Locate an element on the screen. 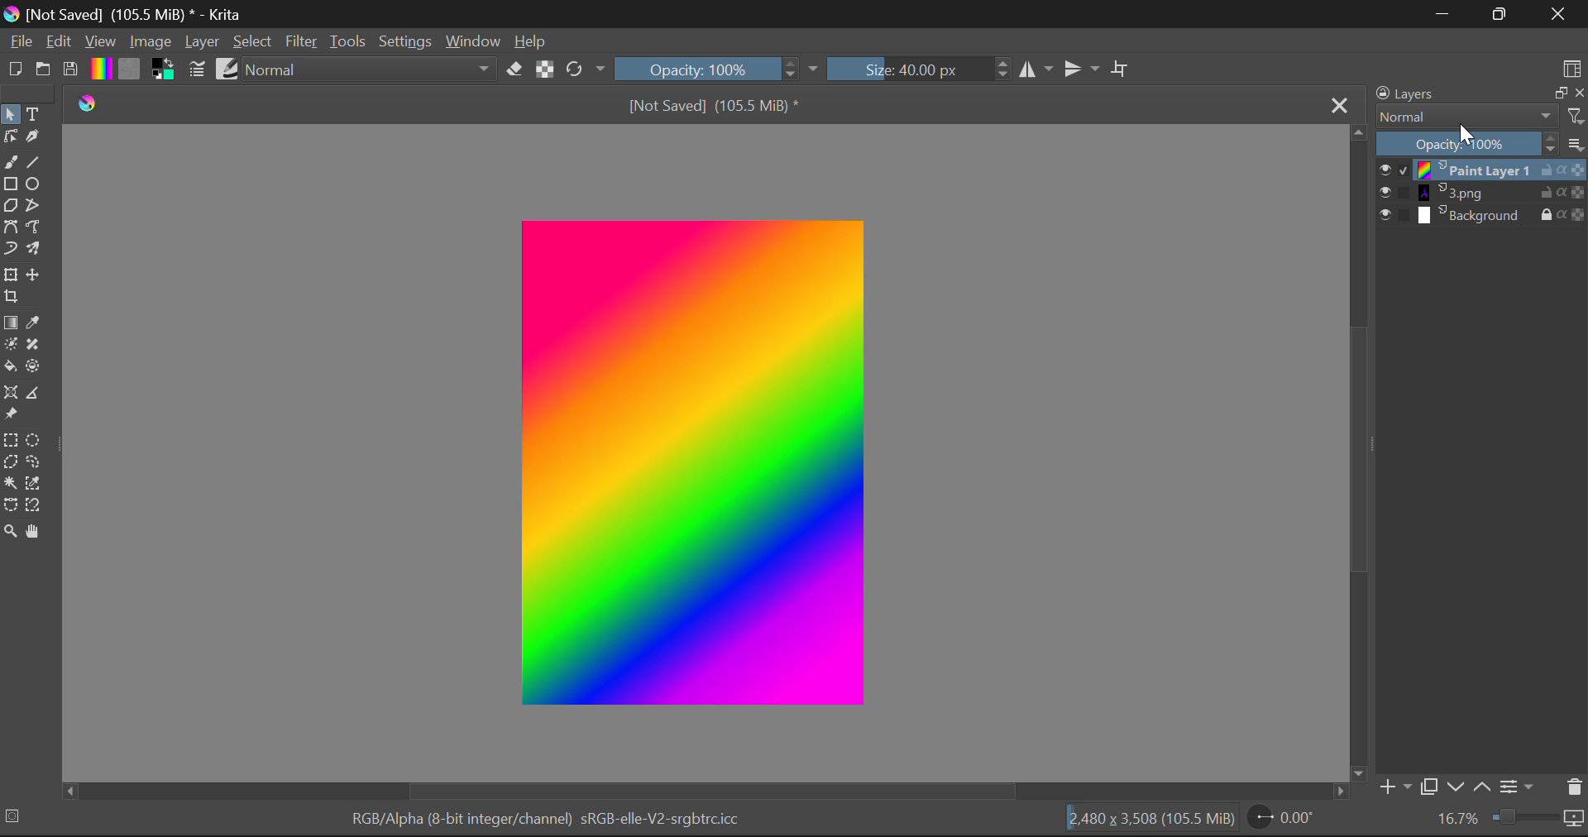 The width and height of the screenshot is (1588, 837). Fill is located at coordinates (11, 367).